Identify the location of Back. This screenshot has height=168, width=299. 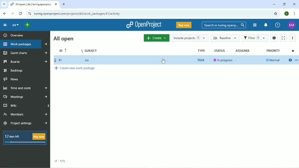
(4, 14).